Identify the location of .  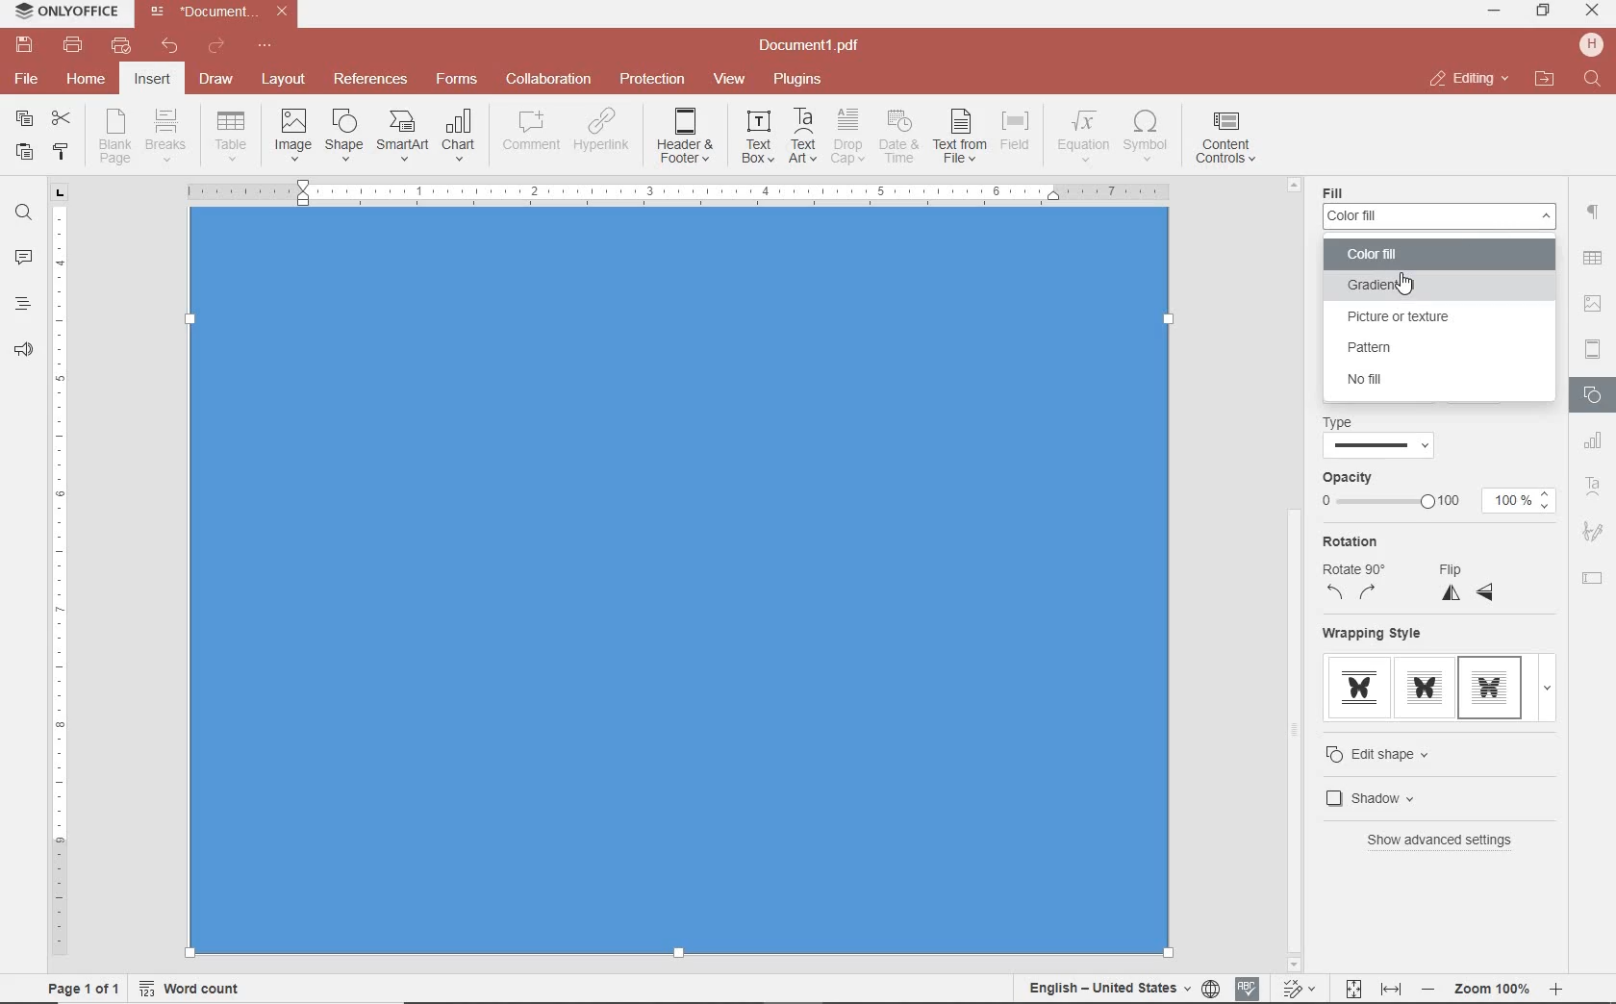
(1591, 260).